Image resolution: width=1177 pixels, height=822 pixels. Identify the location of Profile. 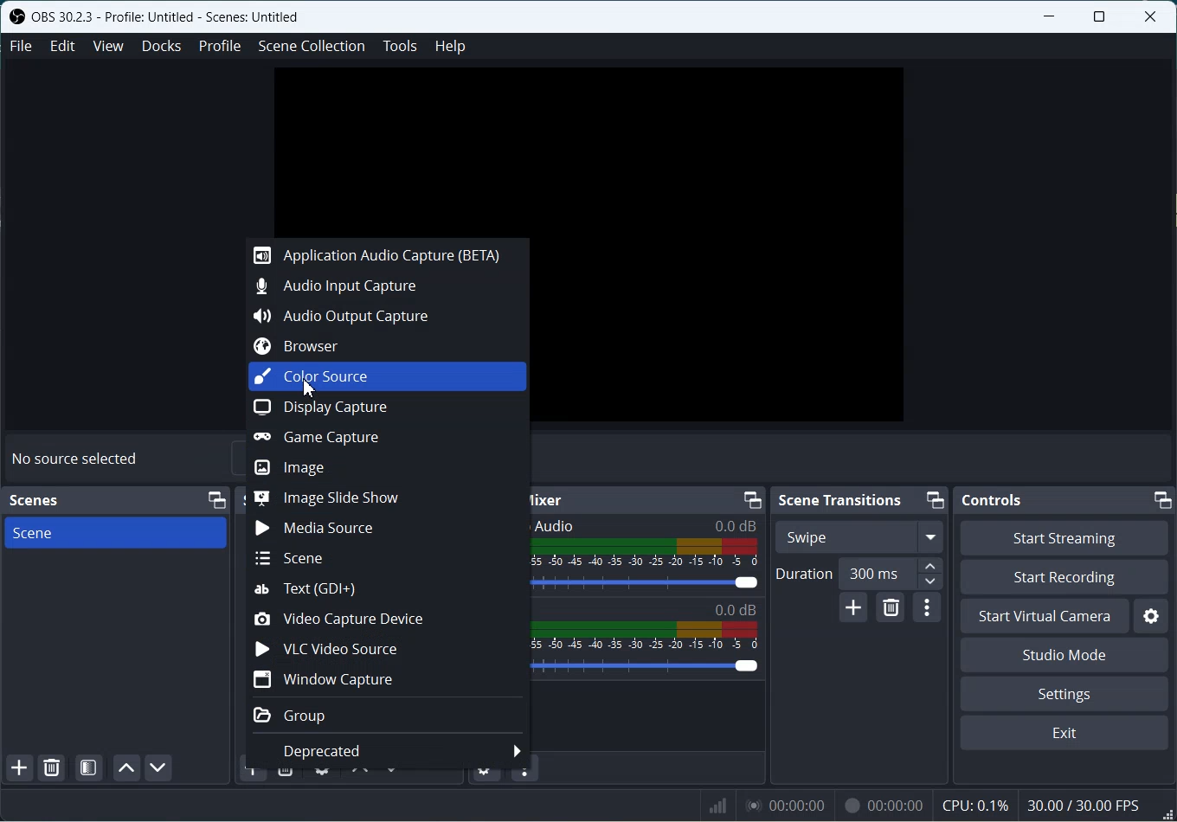
(219, 46).